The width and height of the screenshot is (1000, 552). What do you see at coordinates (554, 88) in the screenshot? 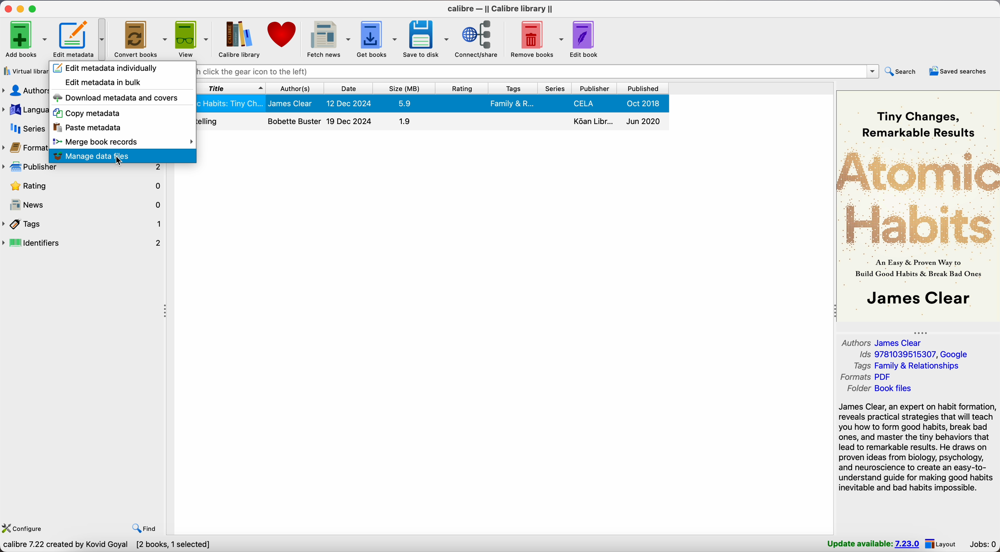
I see `series` at bounding box center [554, 88].